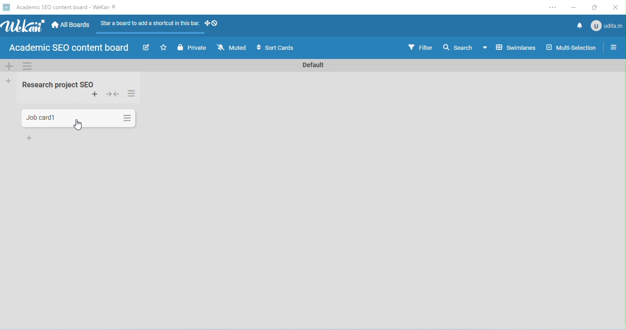 This screenshot has width=626, height=330. Describe the element at coordinates (212, 23) in the screenshot. I see `show-desktop-drag-handles` at that location.